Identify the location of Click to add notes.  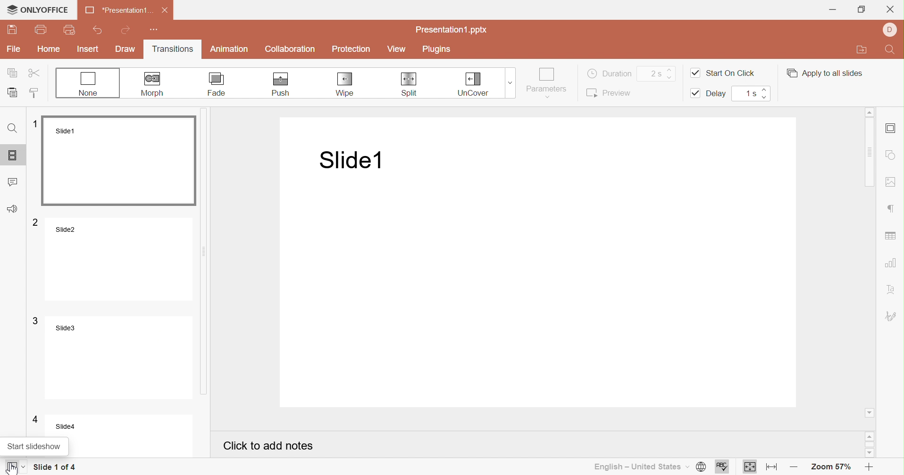
(268, 446).